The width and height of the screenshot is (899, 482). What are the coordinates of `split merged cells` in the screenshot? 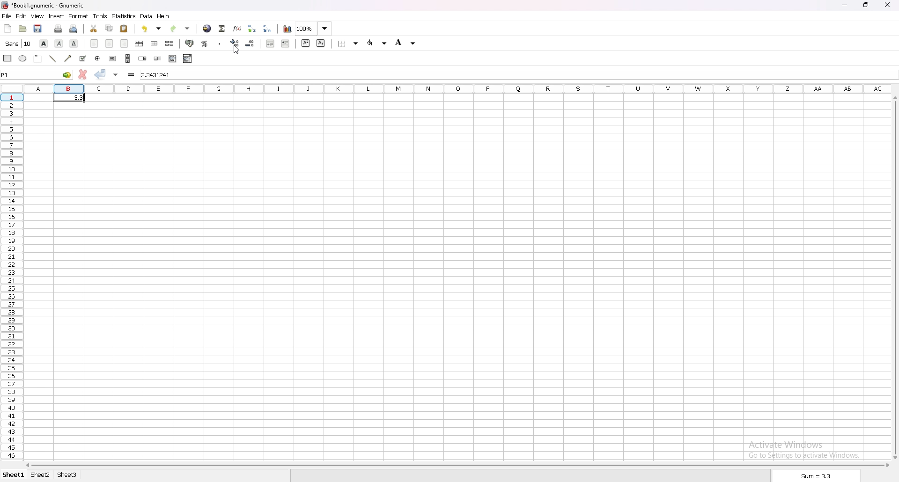 It's located at (169, 44).